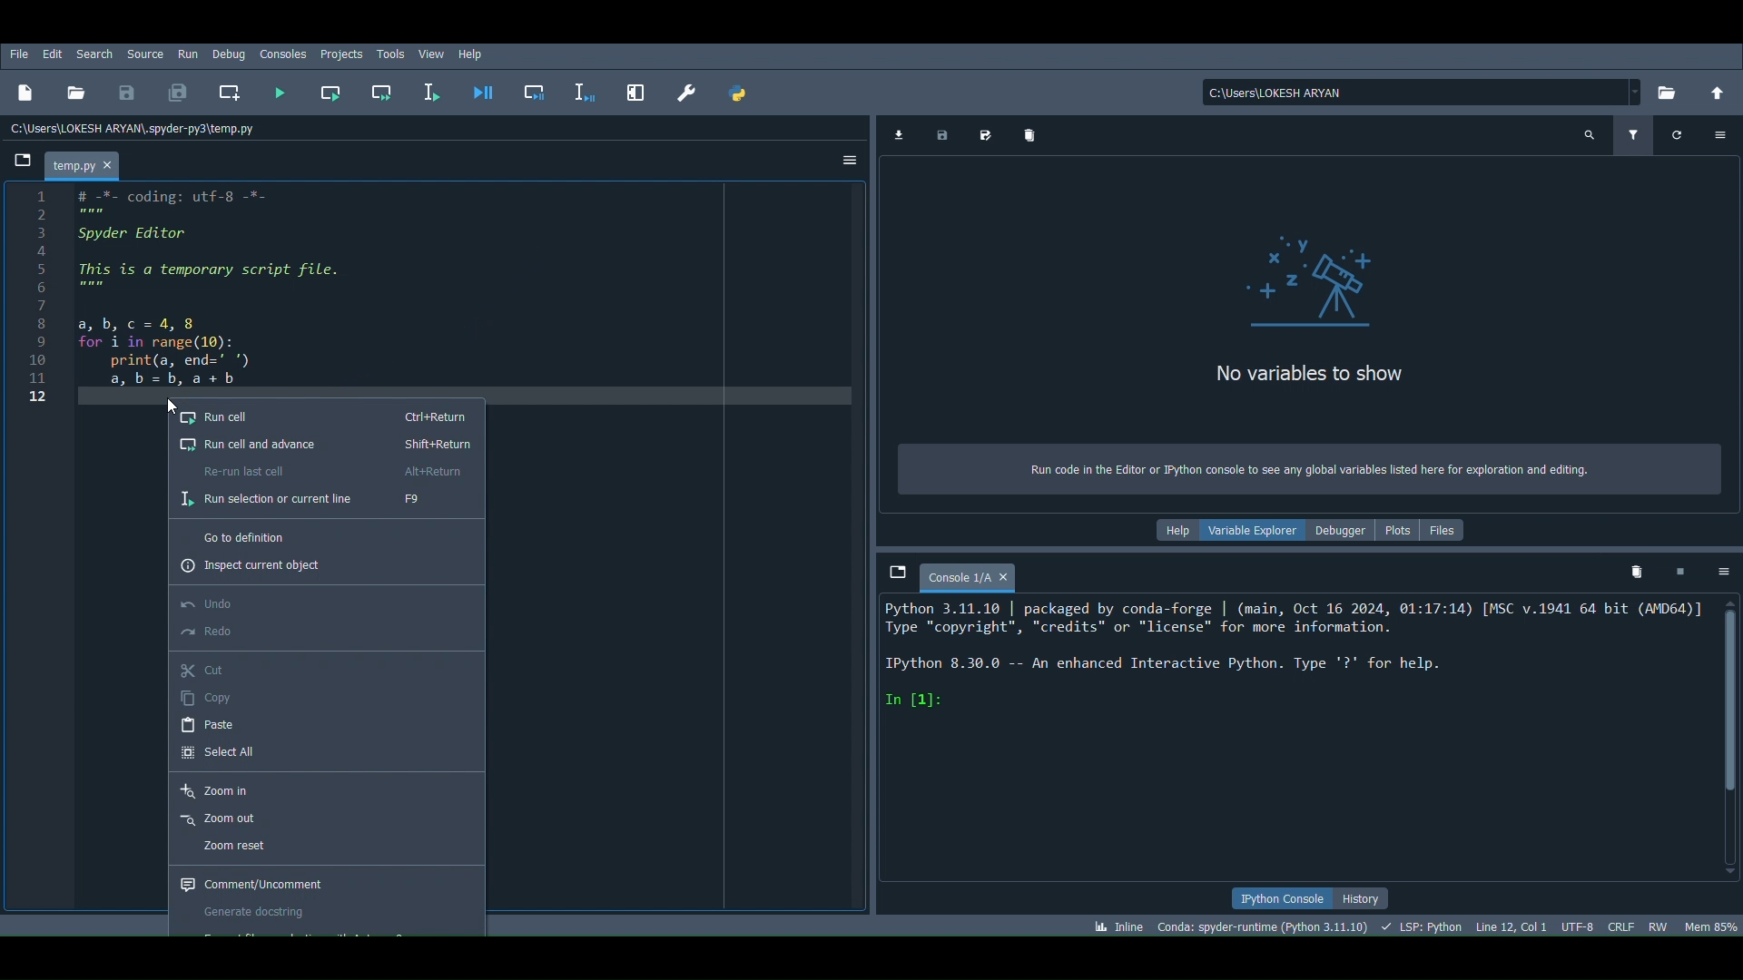  Describe the element at coordinates (637, 92) in the screenshot. I see `Maximize current pane (Ctrl + Alt + Shift + M)` at that location.